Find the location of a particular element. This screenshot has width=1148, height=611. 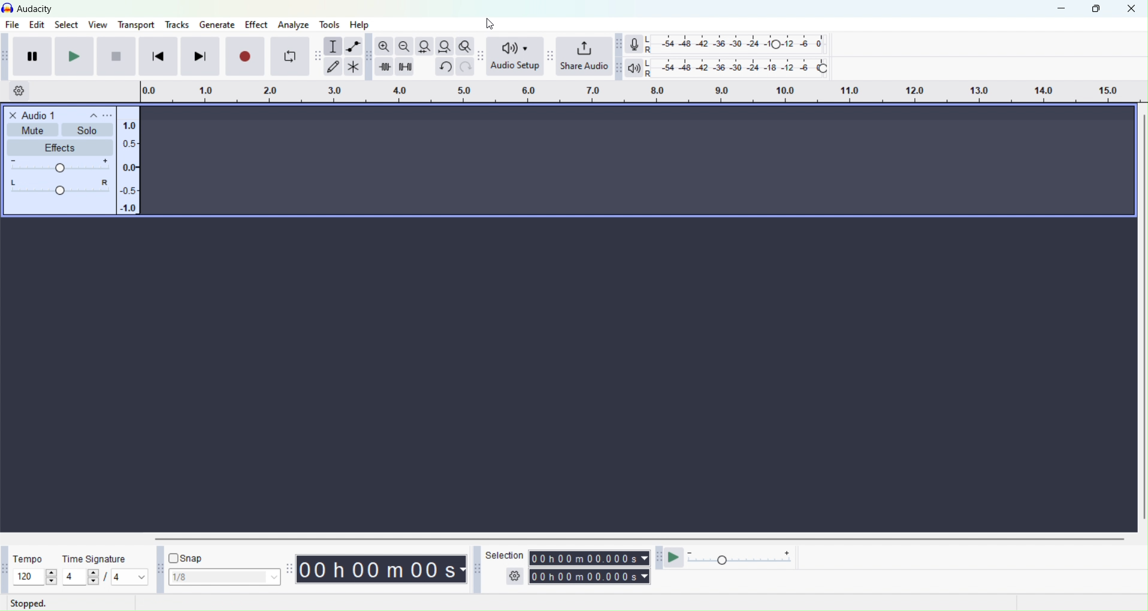

Audacity transport toolbar is located at coordinates (7, 55).